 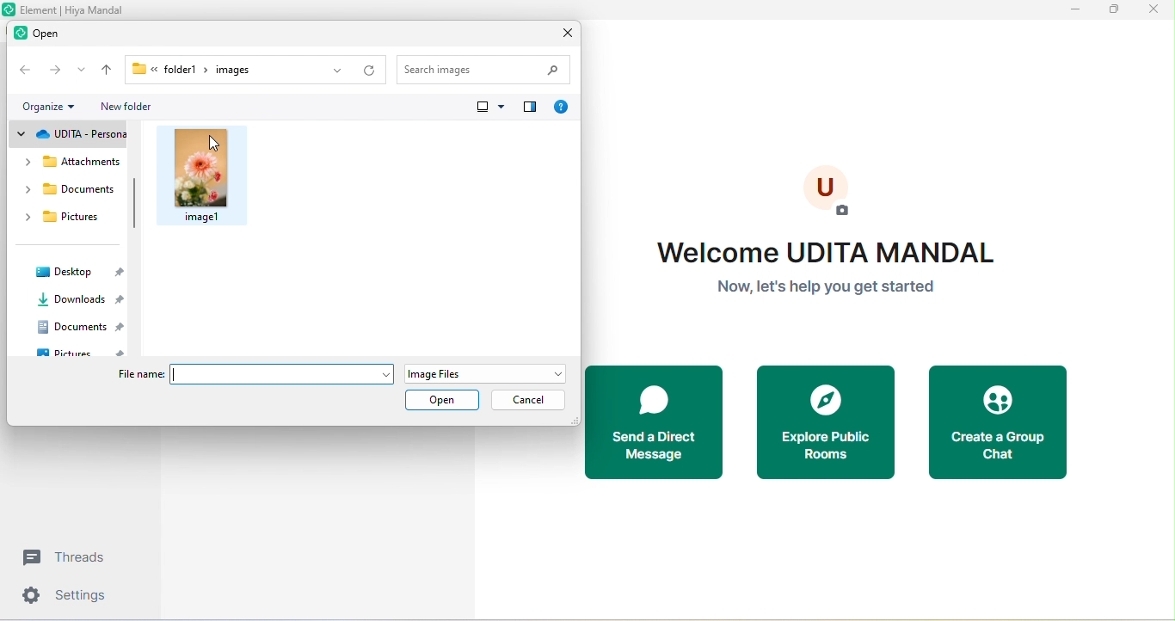 What do you see at coordinates (22, 71) in the screenshot?
I see `back` at bounding box center [22, 71].